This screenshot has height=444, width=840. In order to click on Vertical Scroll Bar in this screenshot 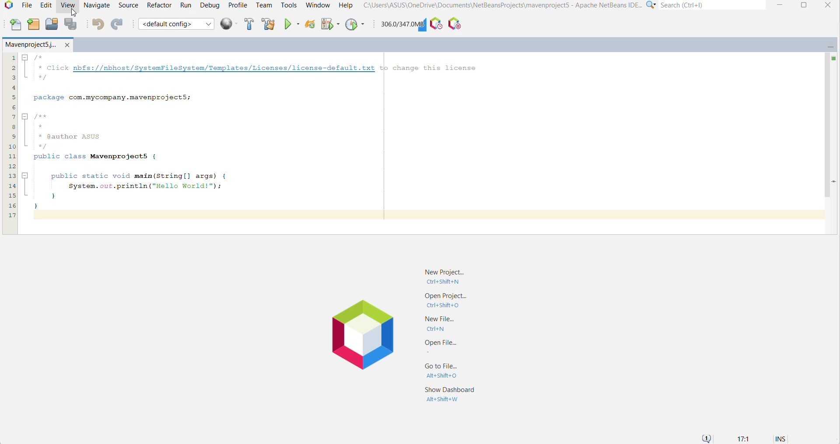, I will do `click(825, 143)`.